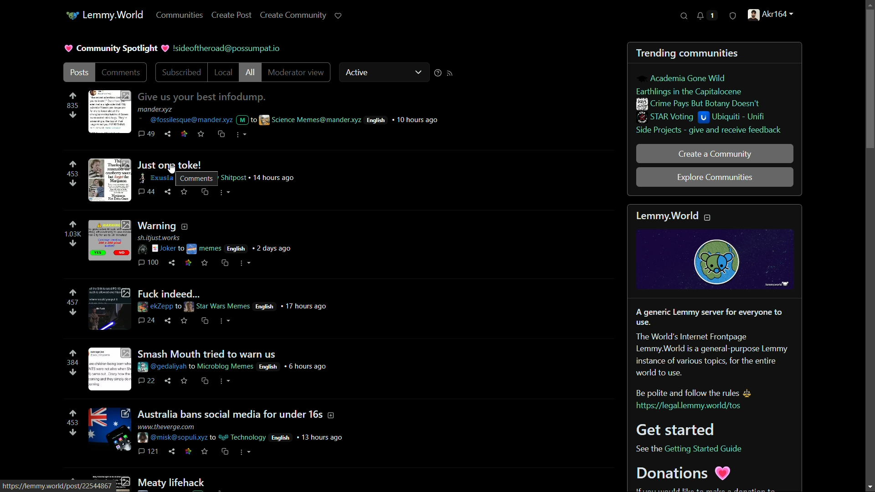 This screenshot has height=492, width=875. What do you see at coordinates (149, 262) in the screenshot?
I see `100 comments` at bounding box center [149, 262].